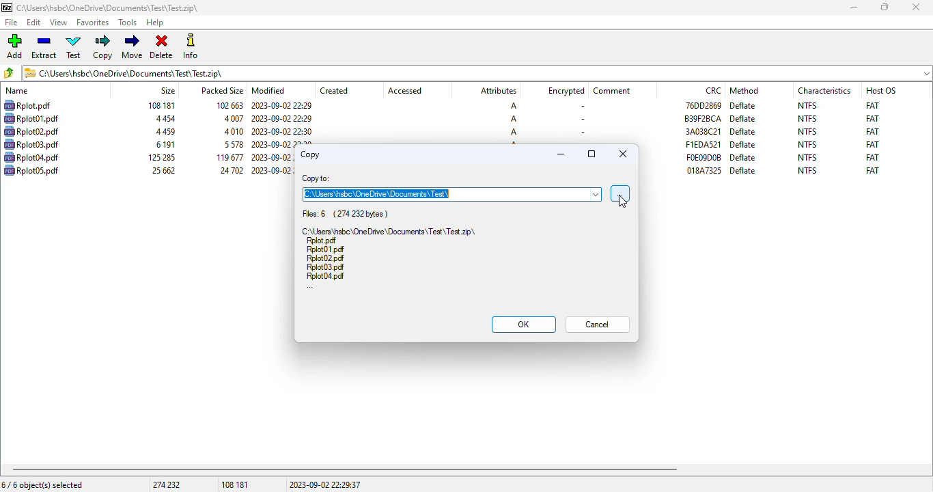 The width and height of the screenshot is (933, 492). What do you see at coordinates (93, 23) in the screenshot?
I see `favorites` at bounding box center [93, 23].